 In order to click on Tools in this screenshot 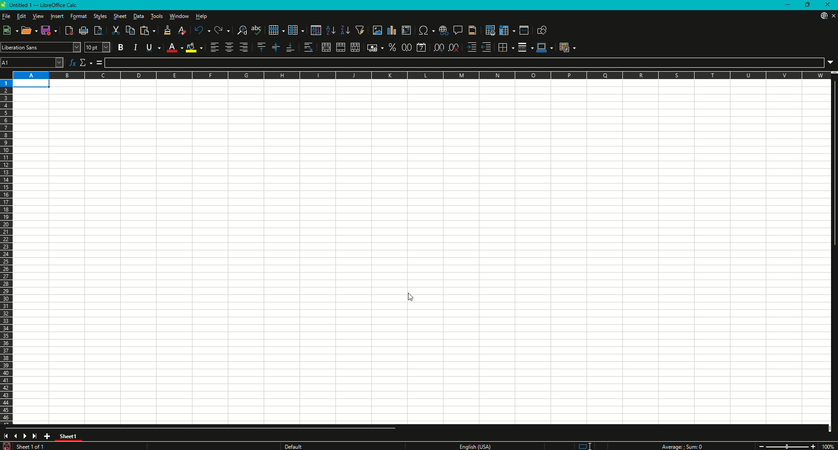, I will do `click(157, 16)`.